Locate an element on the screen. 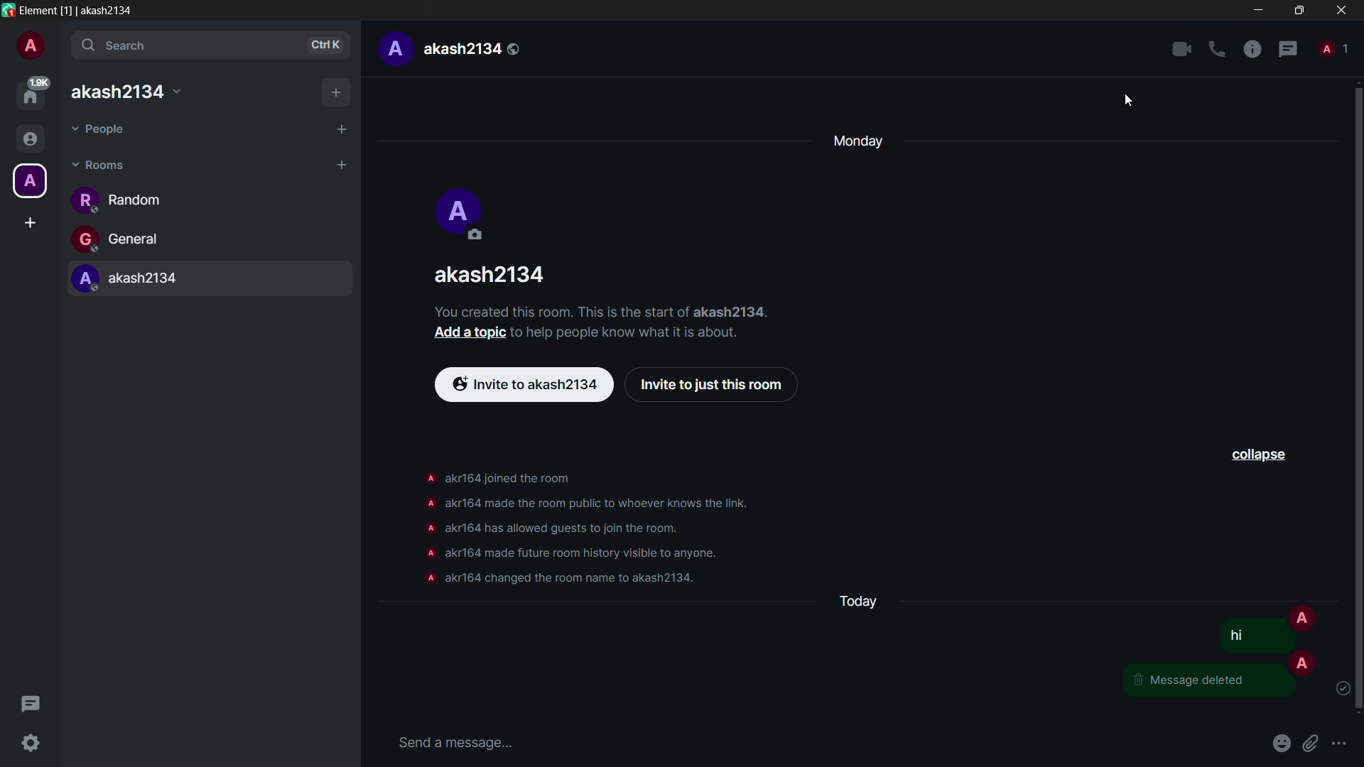 Image resolution: width=1364 pixels, height=767 pixels. akr164 has allowed guests to join the room. is located at coordinates (567, 528).